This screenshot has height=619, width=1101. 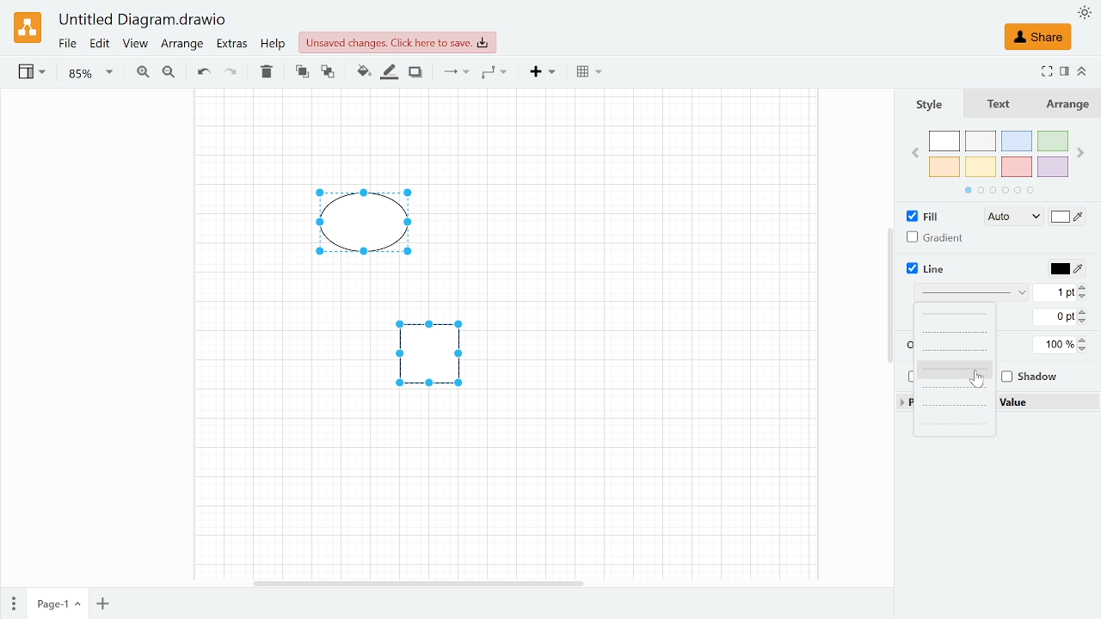 I want to click on Fill color, so click(x=361, y=74).